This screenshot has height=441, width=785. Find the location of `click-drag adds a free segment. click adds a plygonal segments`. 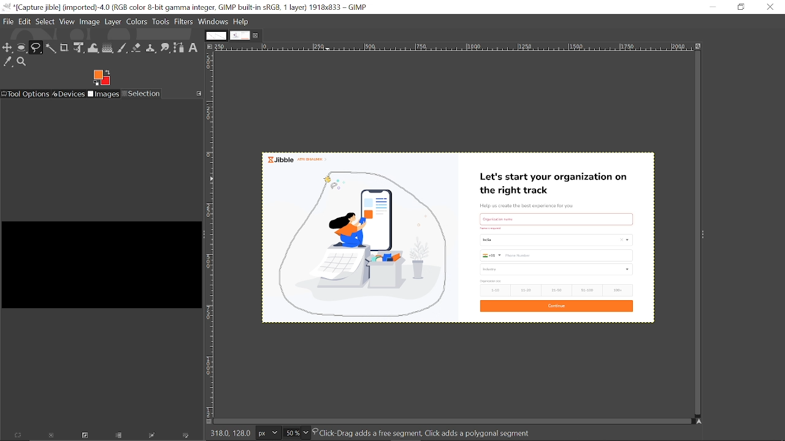

click-drag adds a free segment. click adds a plygonal segments is located at coordinates (426, 432).